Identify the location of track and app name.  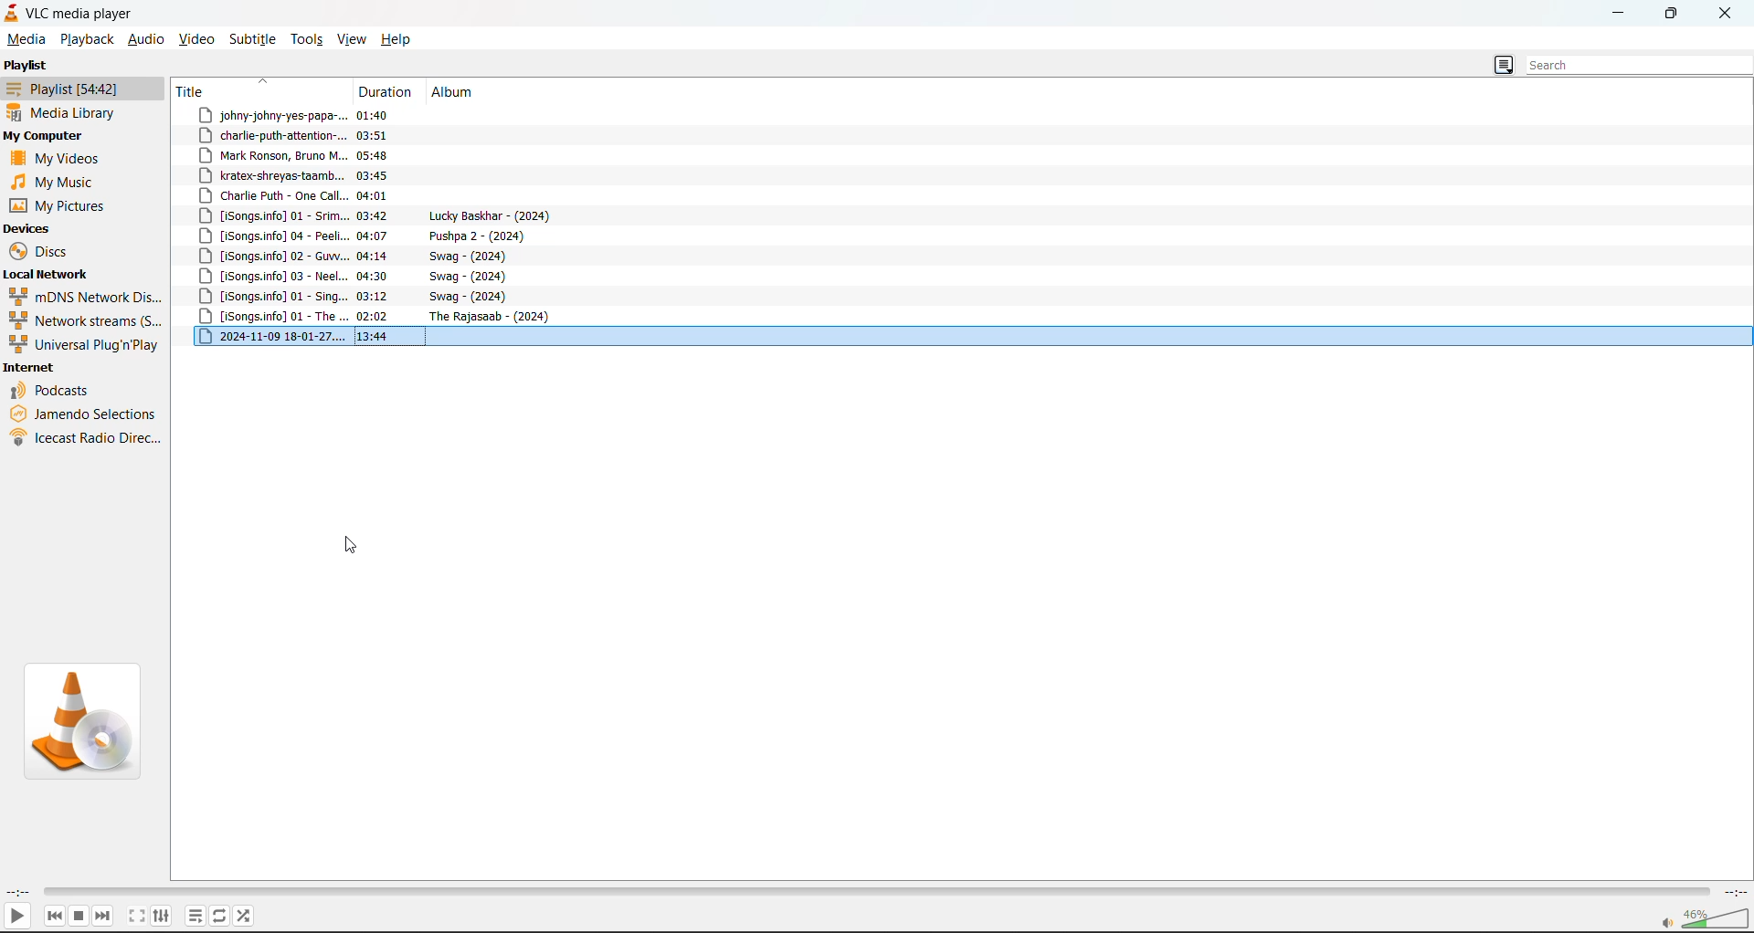
(71, 12).